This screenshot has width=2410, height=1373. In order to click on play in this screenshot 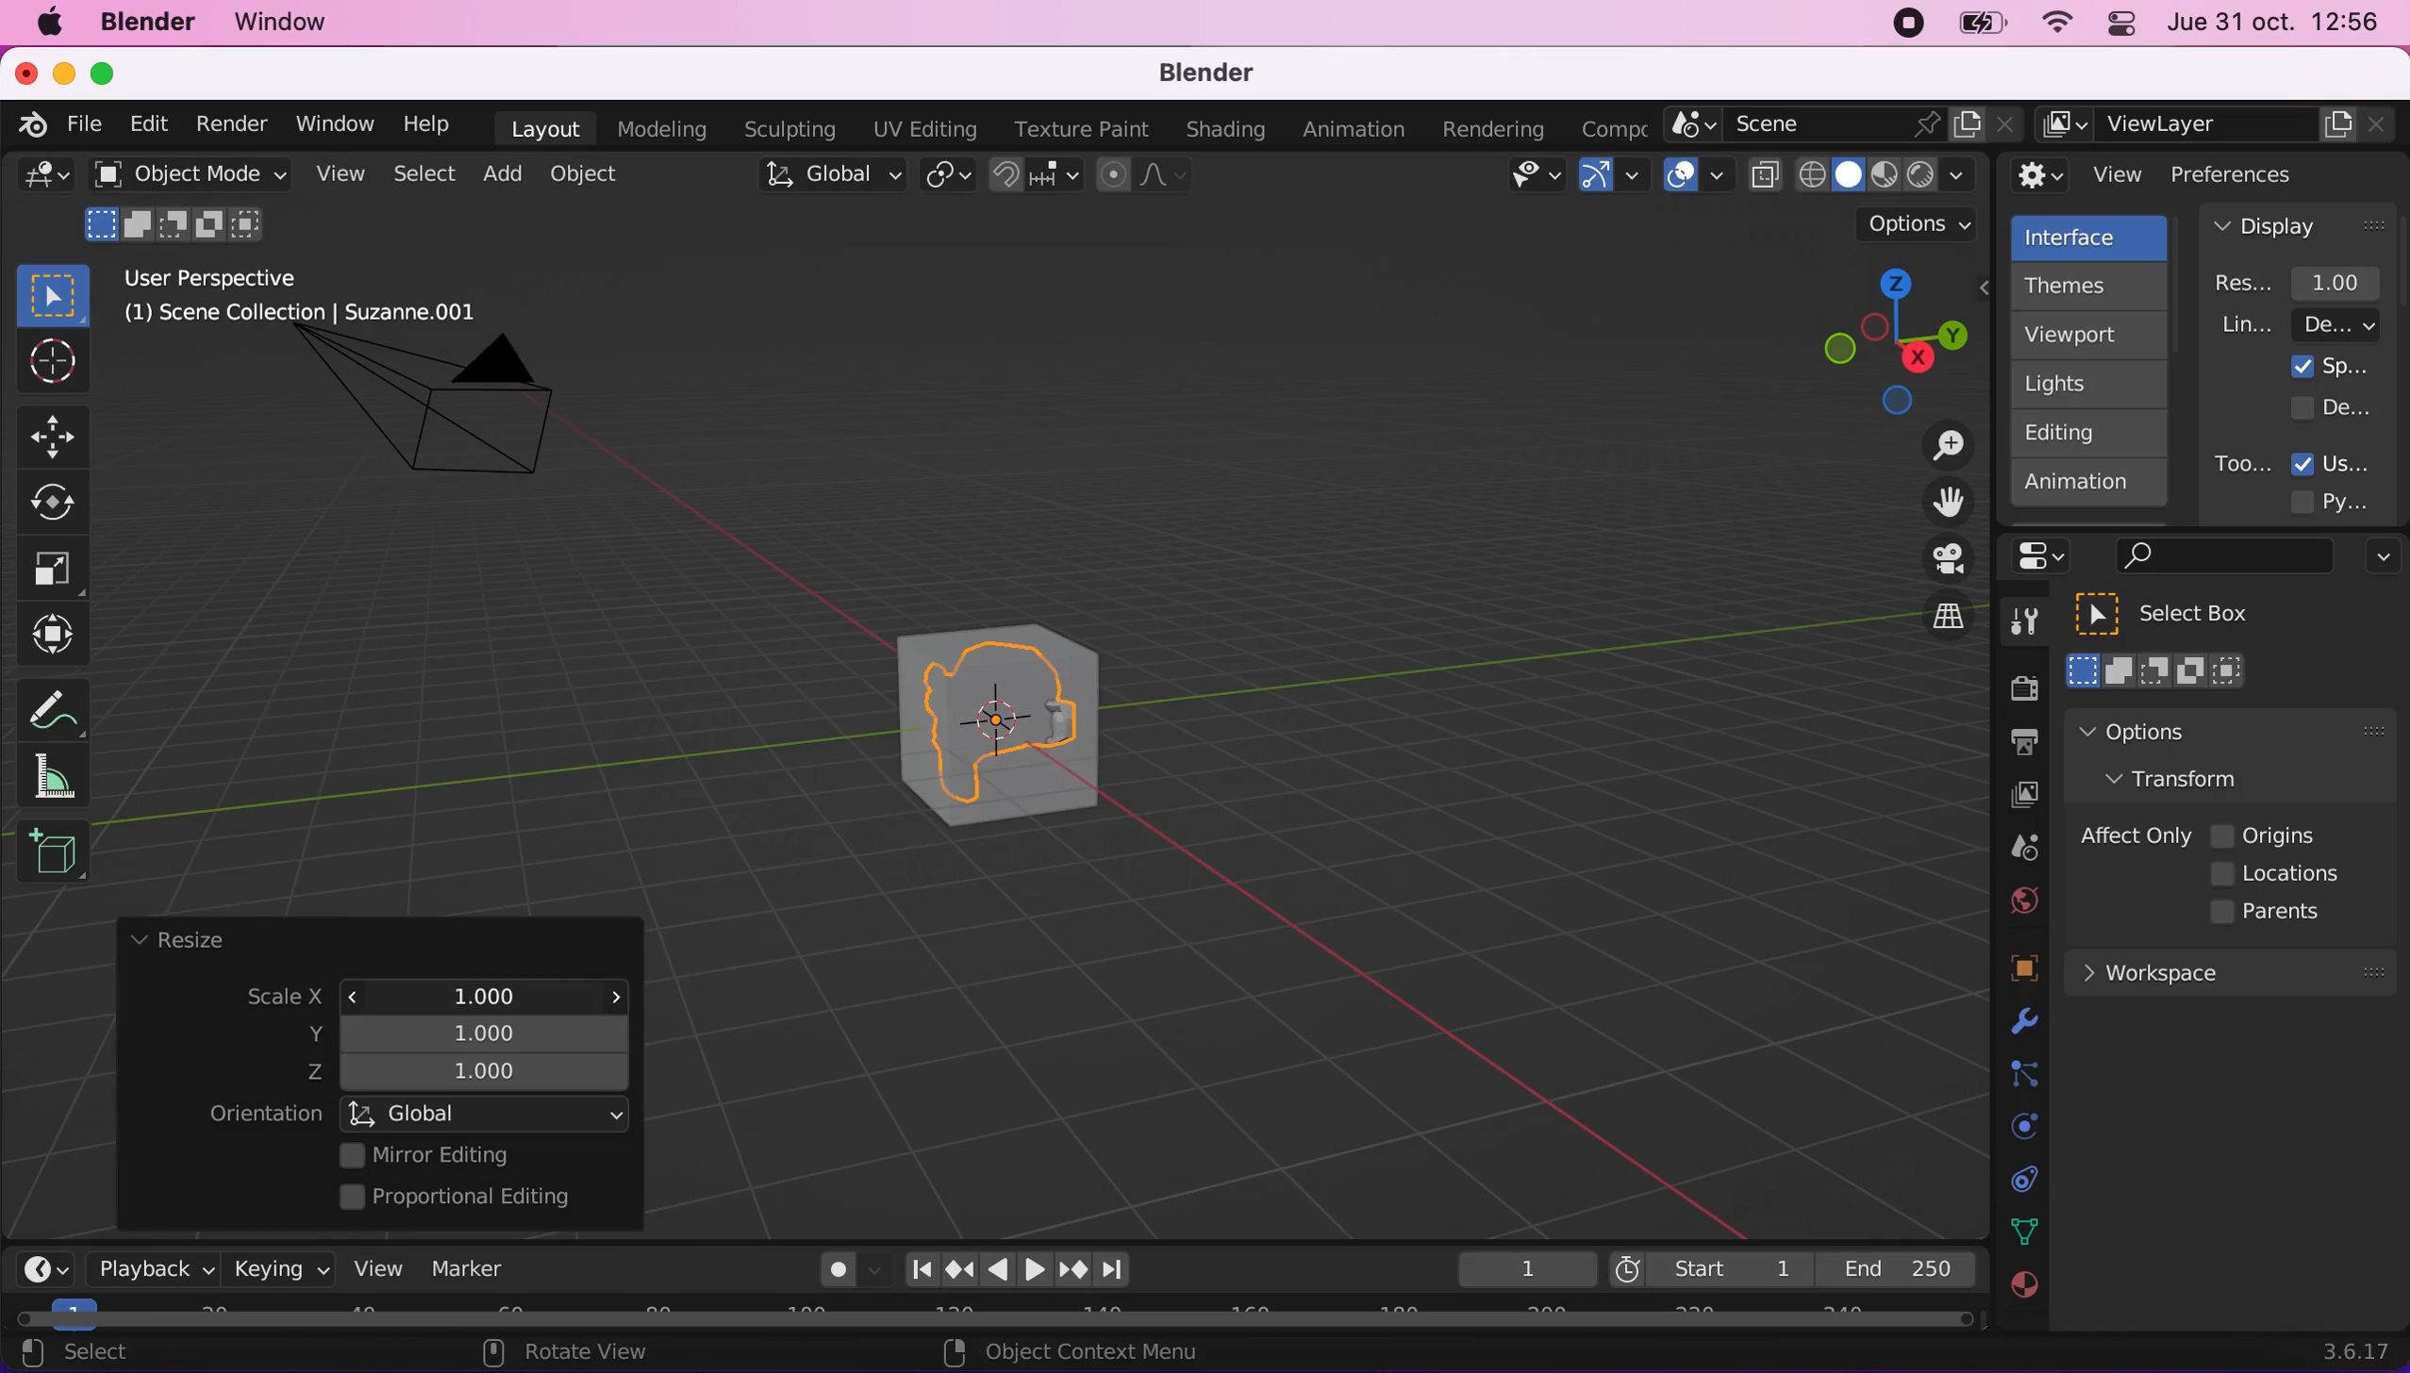, I will do `click(1018, 1270)`.